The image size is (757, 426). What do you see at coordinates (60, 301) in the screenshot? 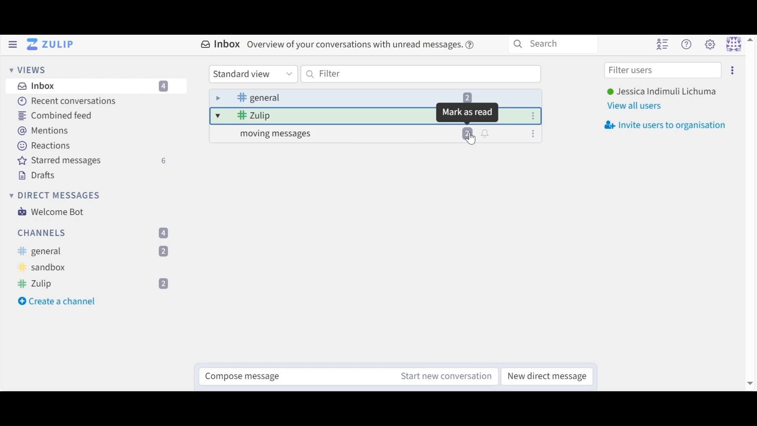
I see `Create a new Channel` at bounding box center [60, 301].